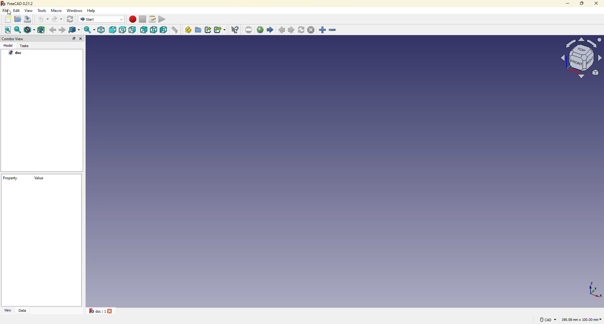  What do you see at coordinates (8, 19) in the screenshot?
I see `new` at bounding box center [8, 19].